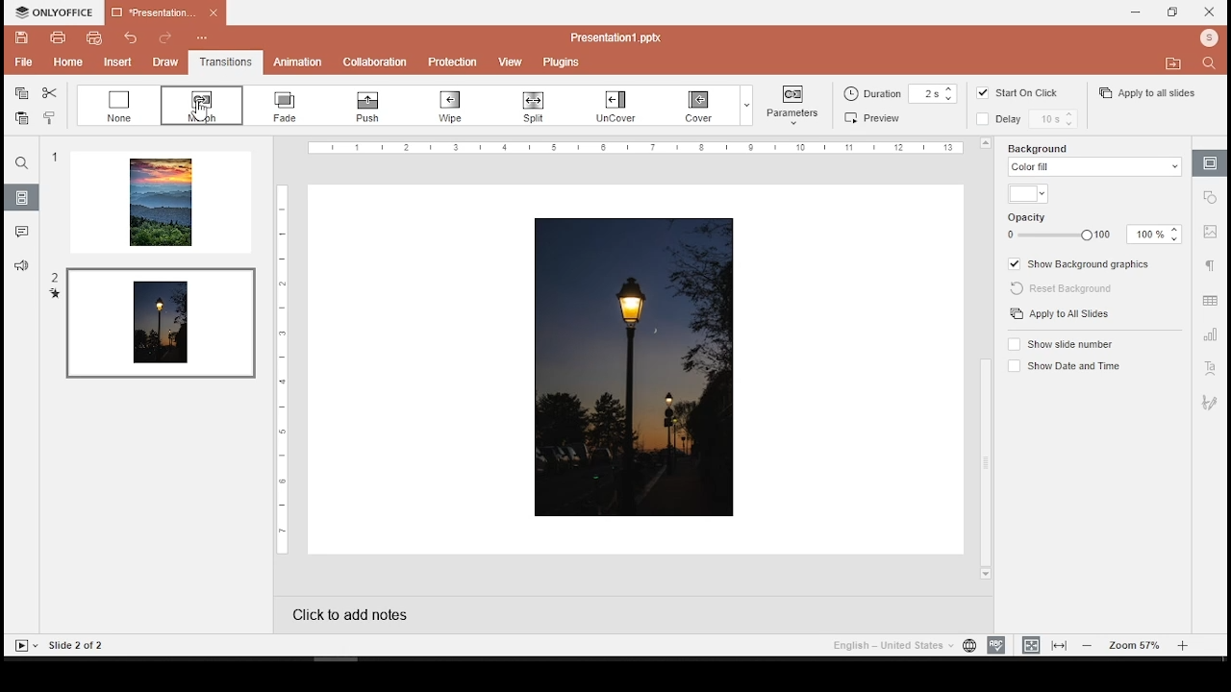  What do you see at coordinates (461, 107) in the screenshot?
I see `numbering` at bounding box center [461, 107].